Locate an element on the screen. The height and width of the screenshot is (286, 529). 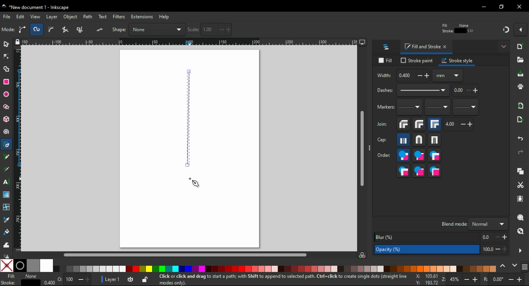
object rotate 90 CCW is located at coordinates (69, 30).